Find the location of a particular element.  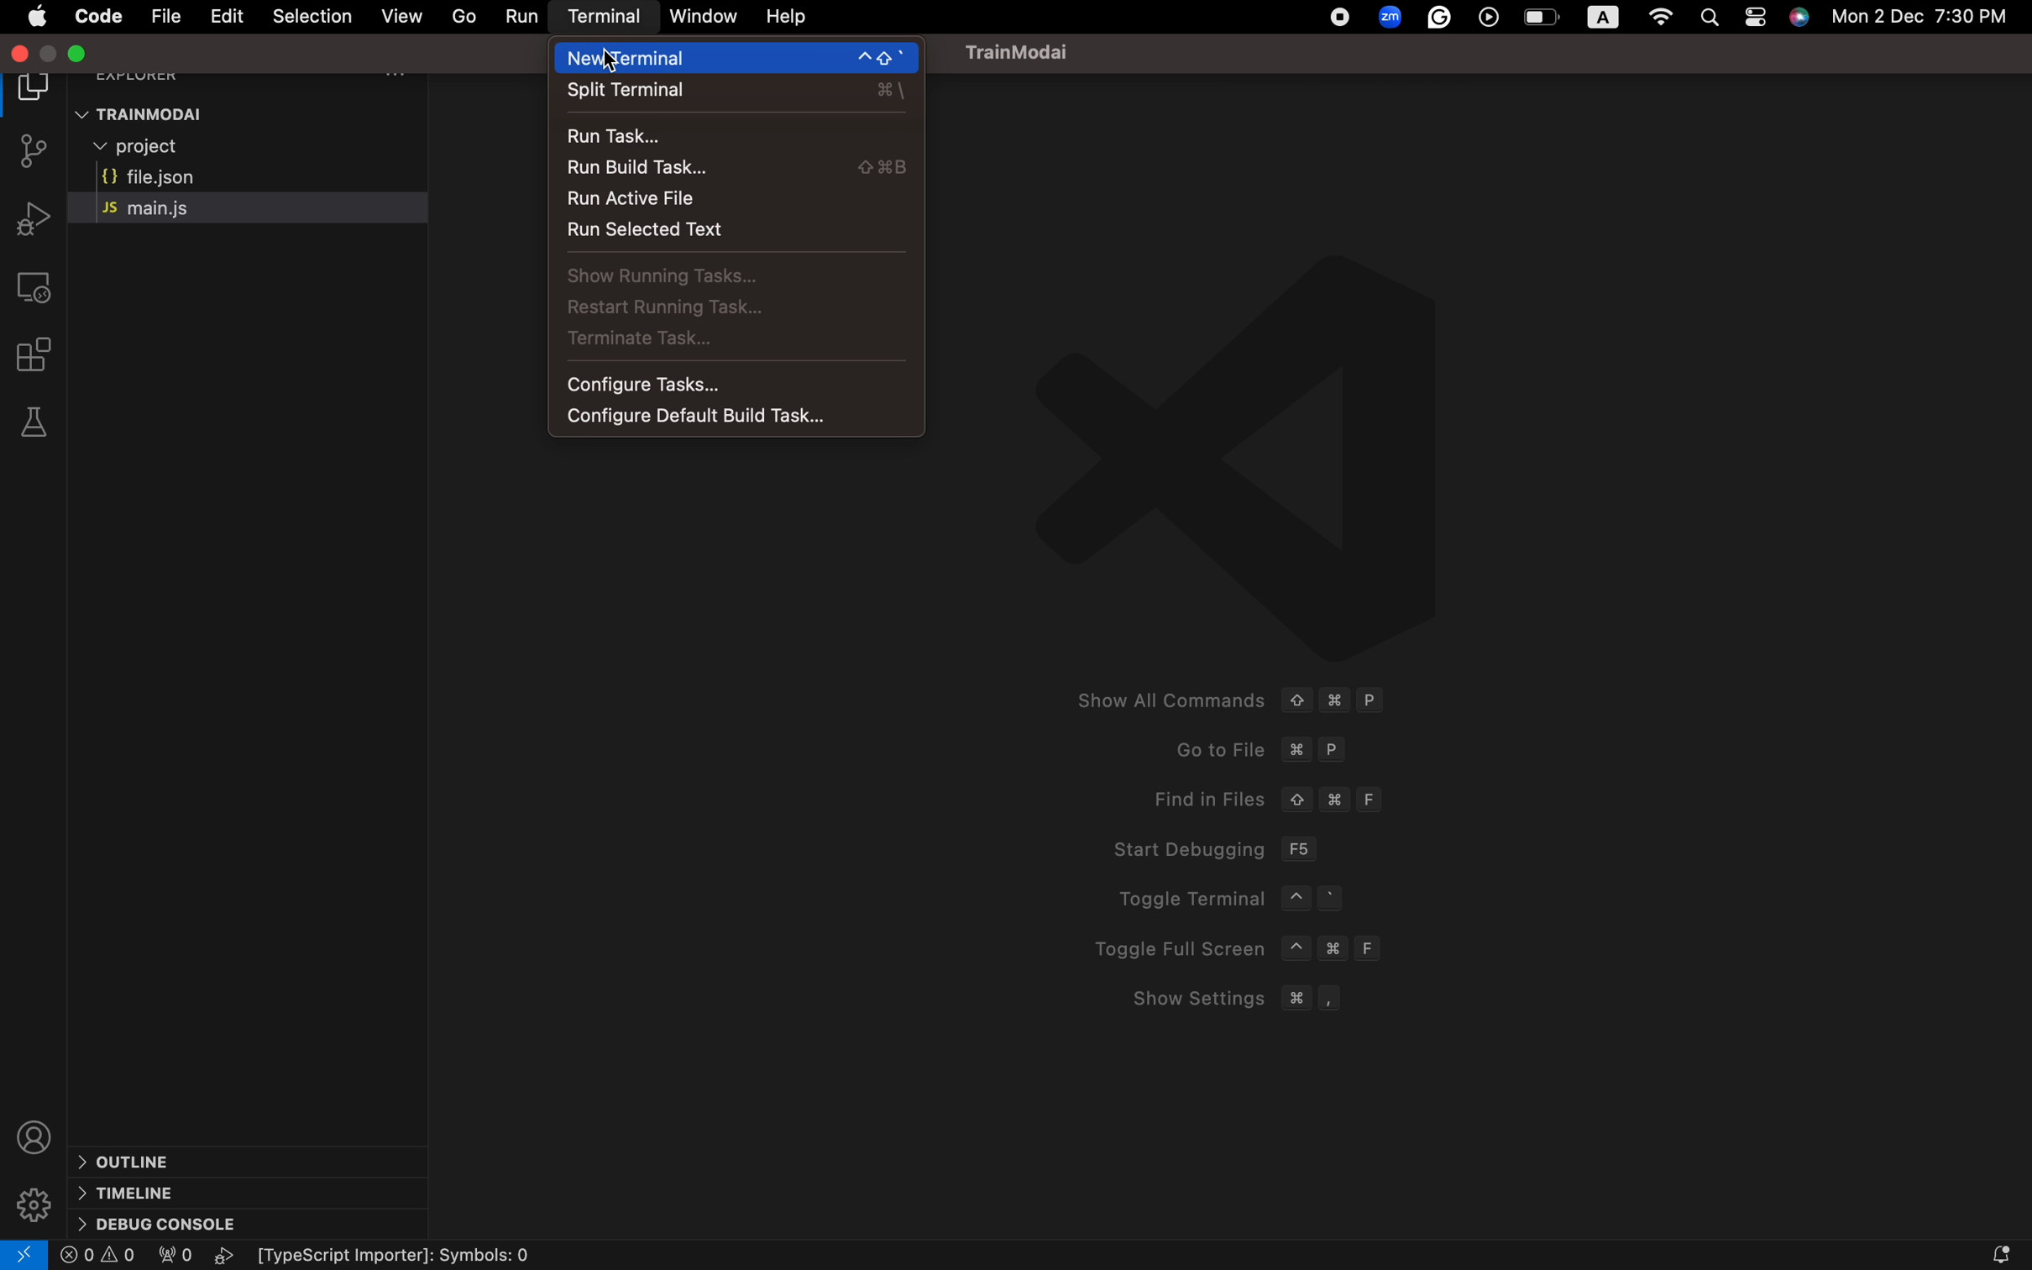

play is located at coordinates (1491, 18).